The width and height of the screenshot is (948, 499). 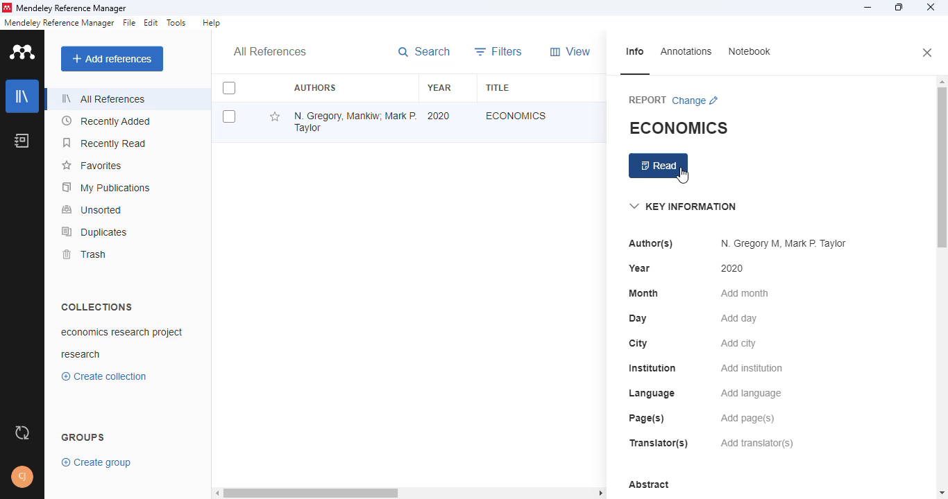 What do you see at coordinates (679, 128) in the screenshot?
I see `ECONOMICS` at bounding box center [679, 128].